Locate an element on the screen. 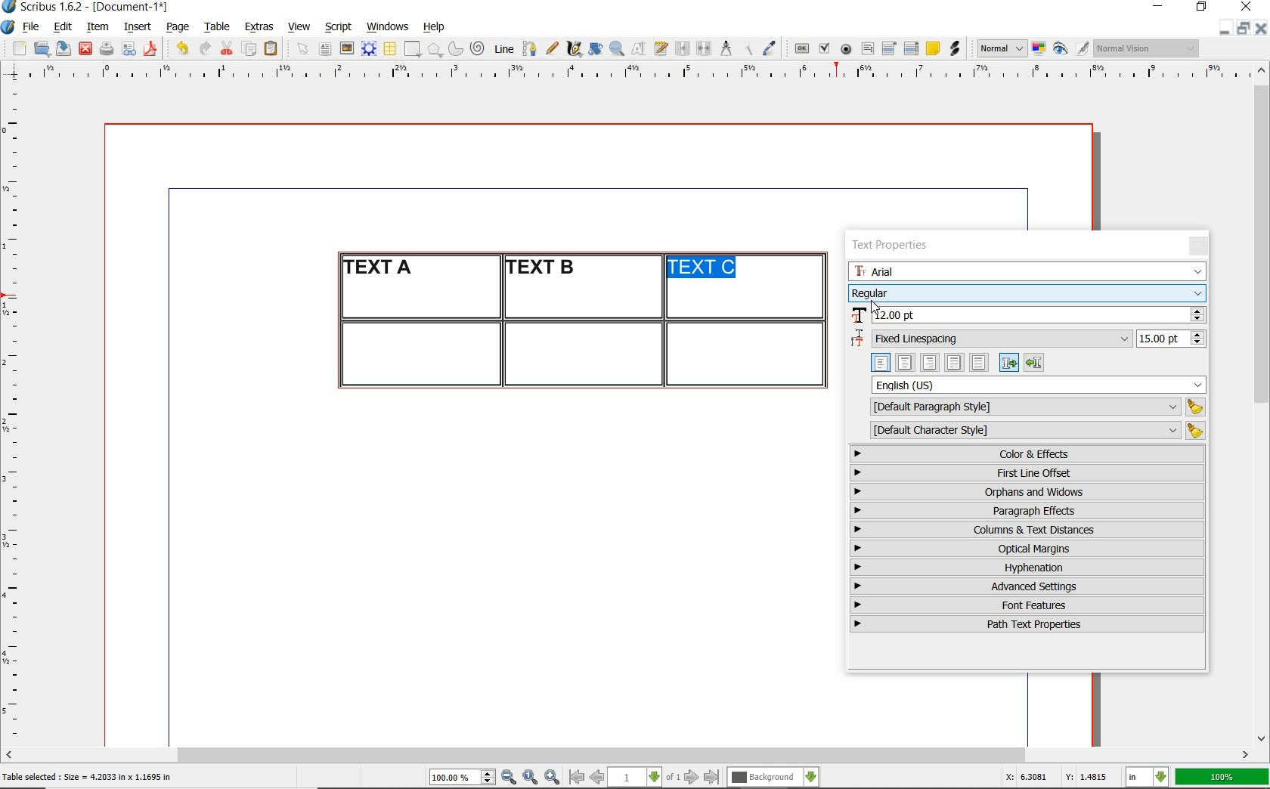  script is located at coordinates (338, 26).